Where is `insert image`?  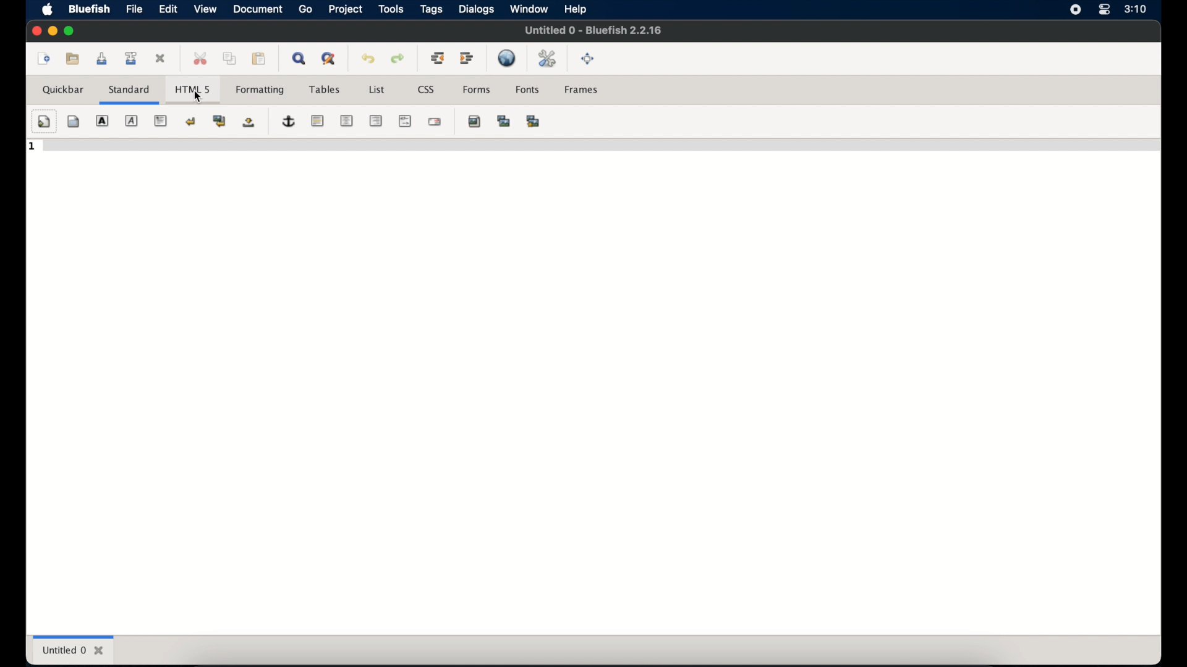 insert image is located at coordinates (475, 121).